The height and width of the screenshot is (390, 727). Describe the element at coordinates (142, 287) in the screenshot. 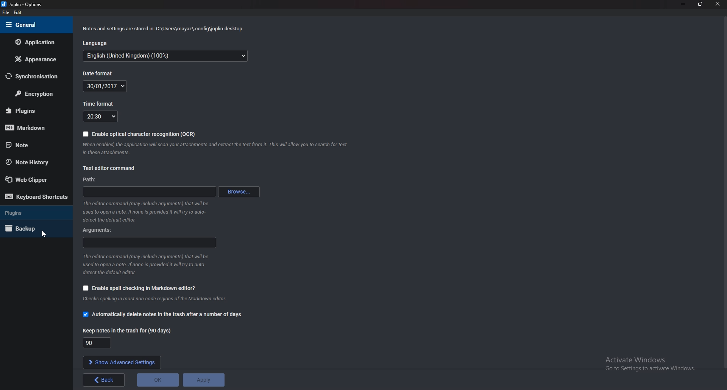

I see `Enable spell checking` at that location.